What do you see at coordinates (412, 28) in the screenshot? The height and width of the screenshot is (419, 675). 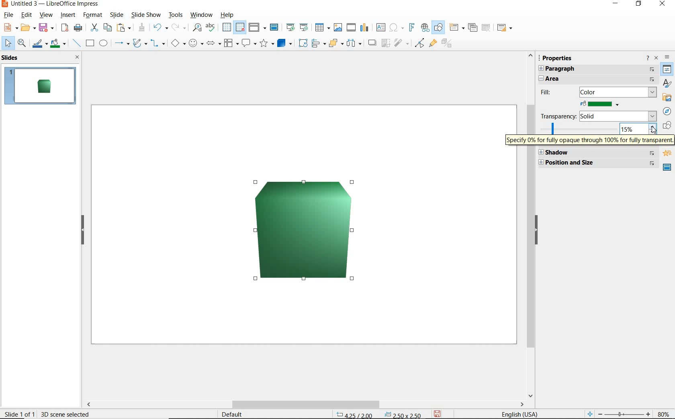 I see `insert frontwork text` at bounding box center [412, 28].